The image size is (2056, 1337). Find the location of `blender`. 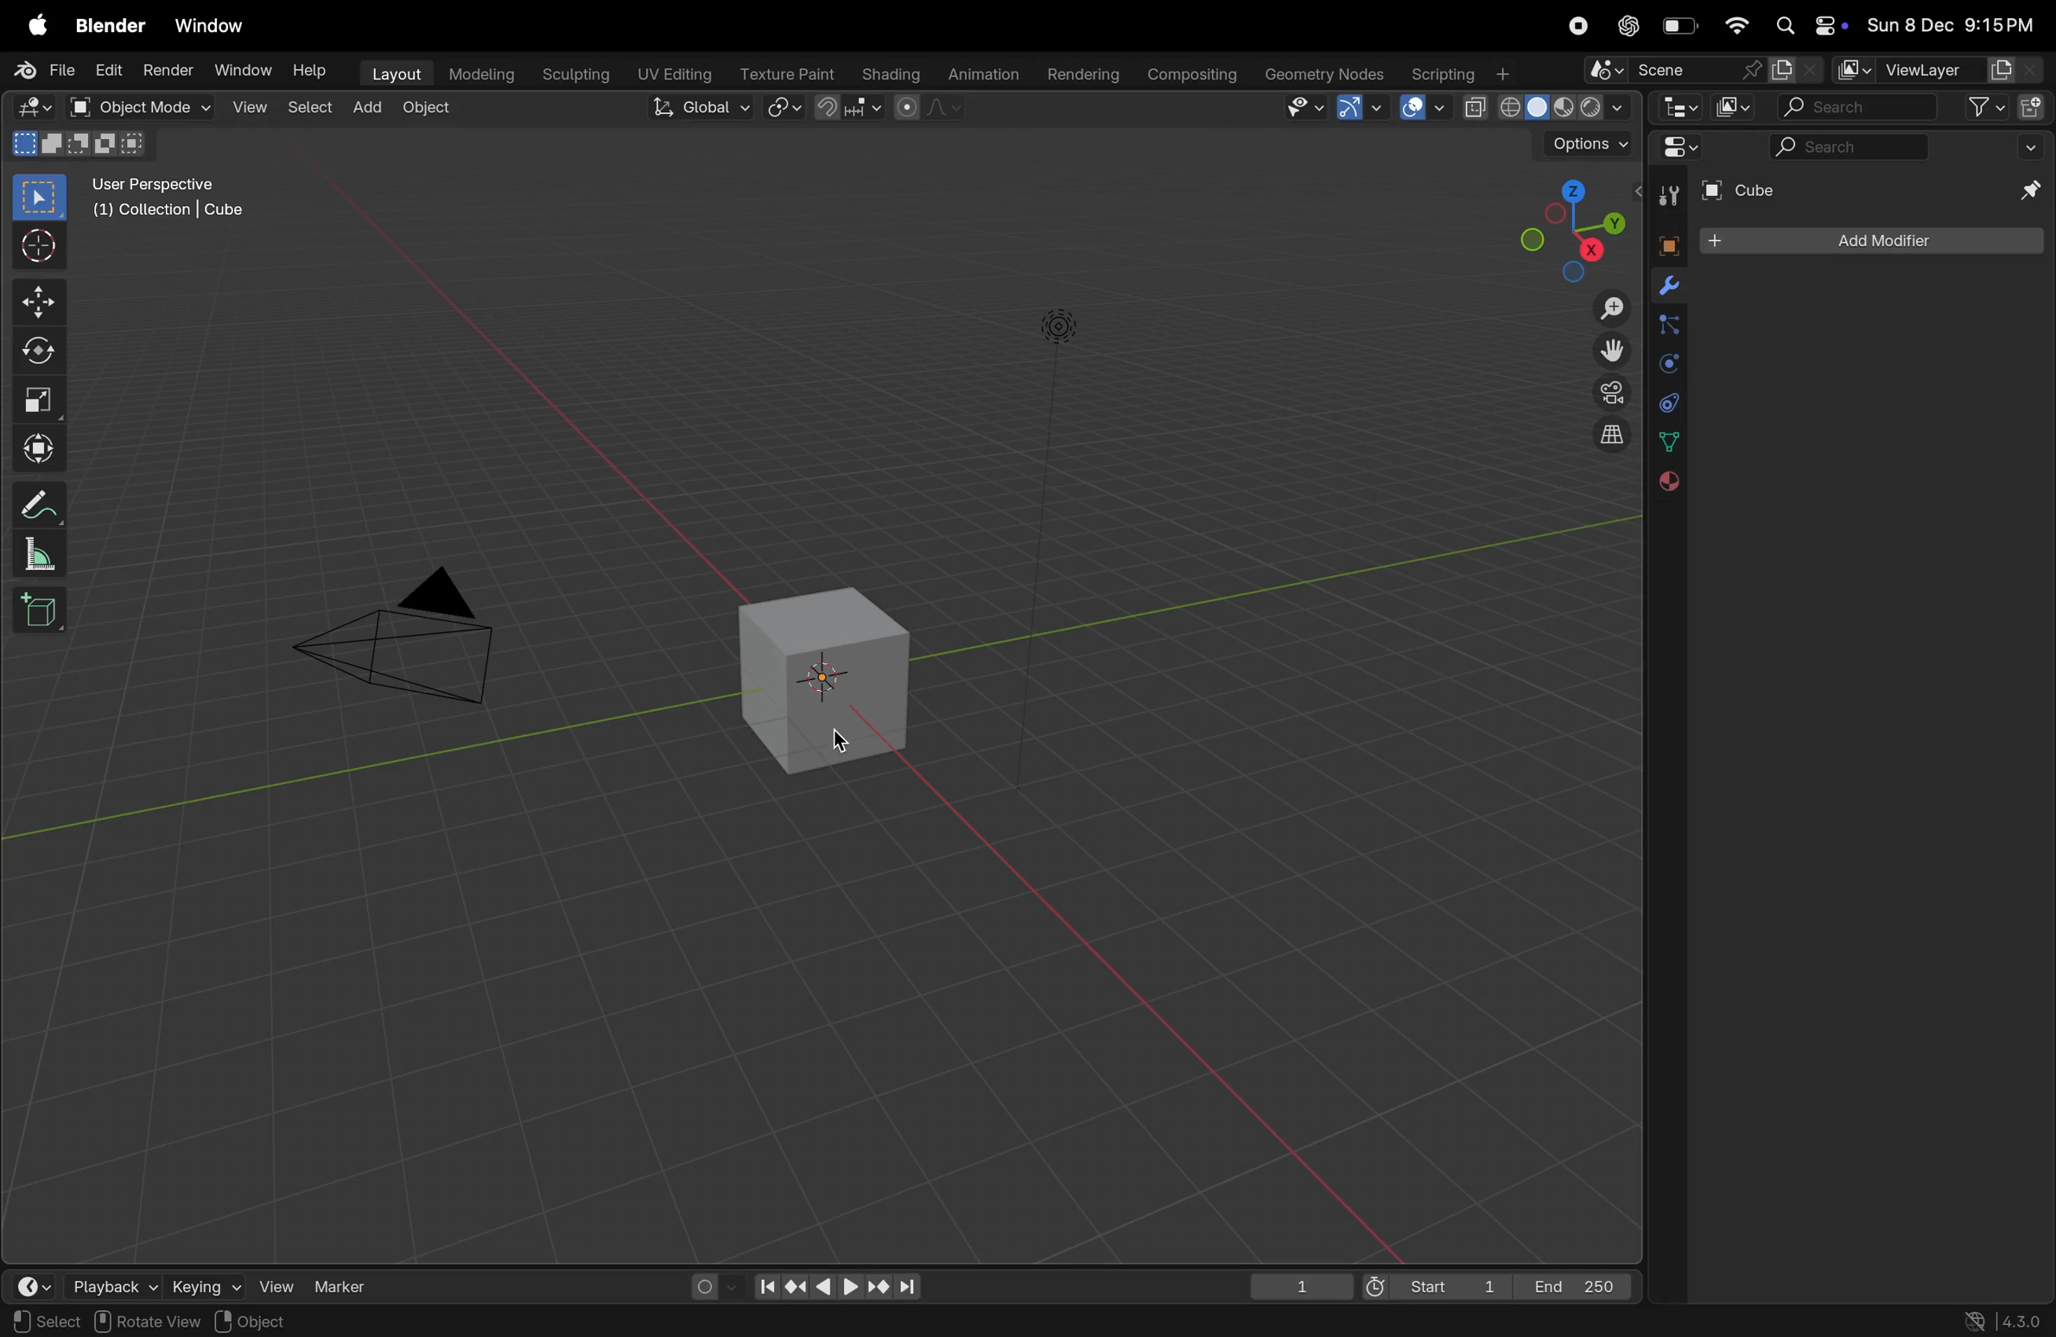

blender is located at coordinates (111, 26).